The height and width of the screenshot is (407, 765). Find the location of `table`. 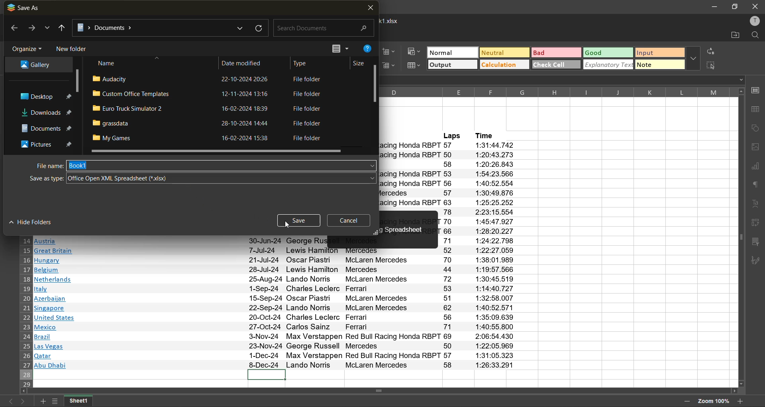

table is located at coordinates (757, 112).